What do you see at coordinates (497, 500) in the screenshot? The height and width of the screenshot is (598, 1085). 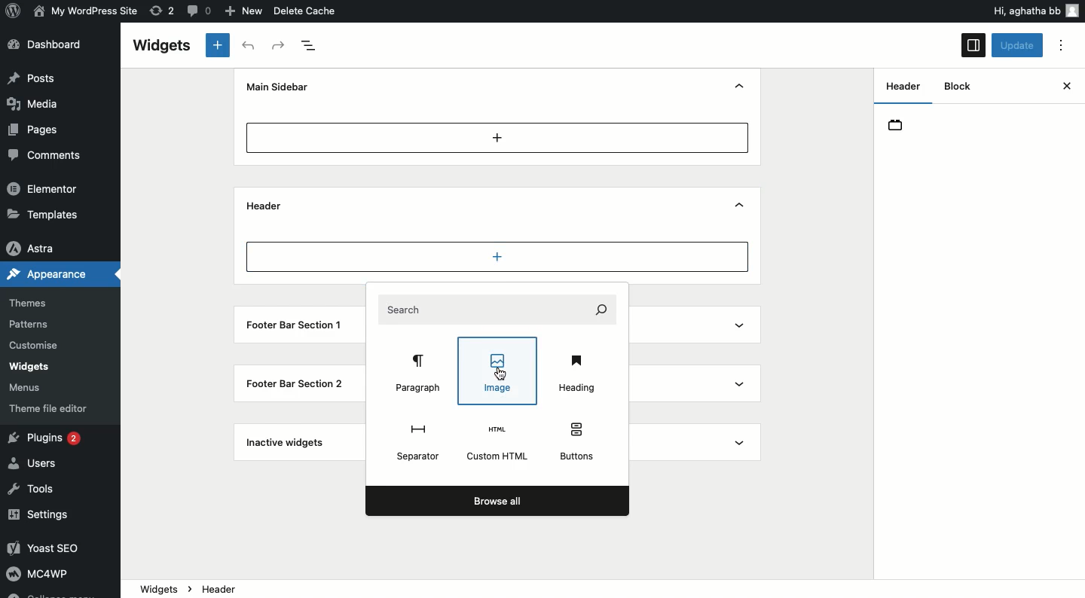 I see `Browse all` at bounding box center [497, 500].